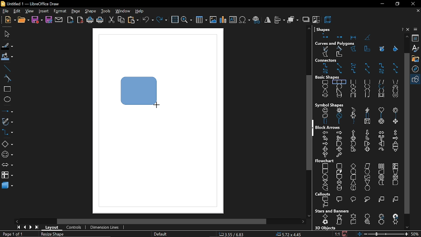 This screenshot has width=421, height=237. I want to click on navigator, so click(416, 69).